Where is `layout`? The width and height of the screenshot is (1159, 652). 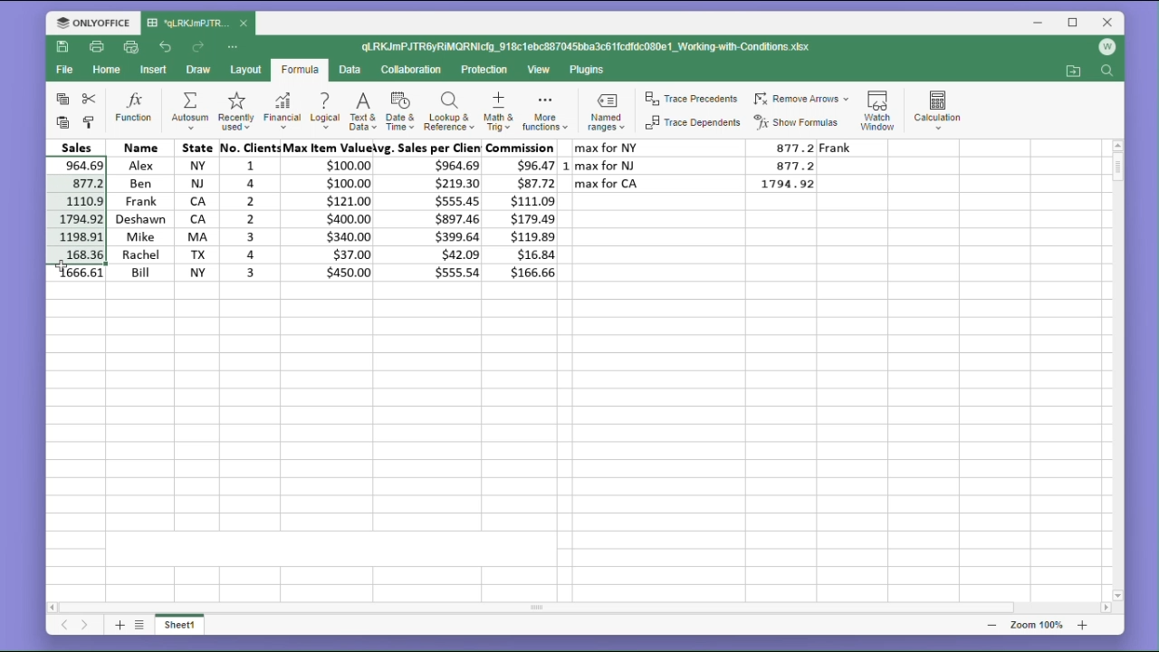
layout is located at coordinates (244, 71).